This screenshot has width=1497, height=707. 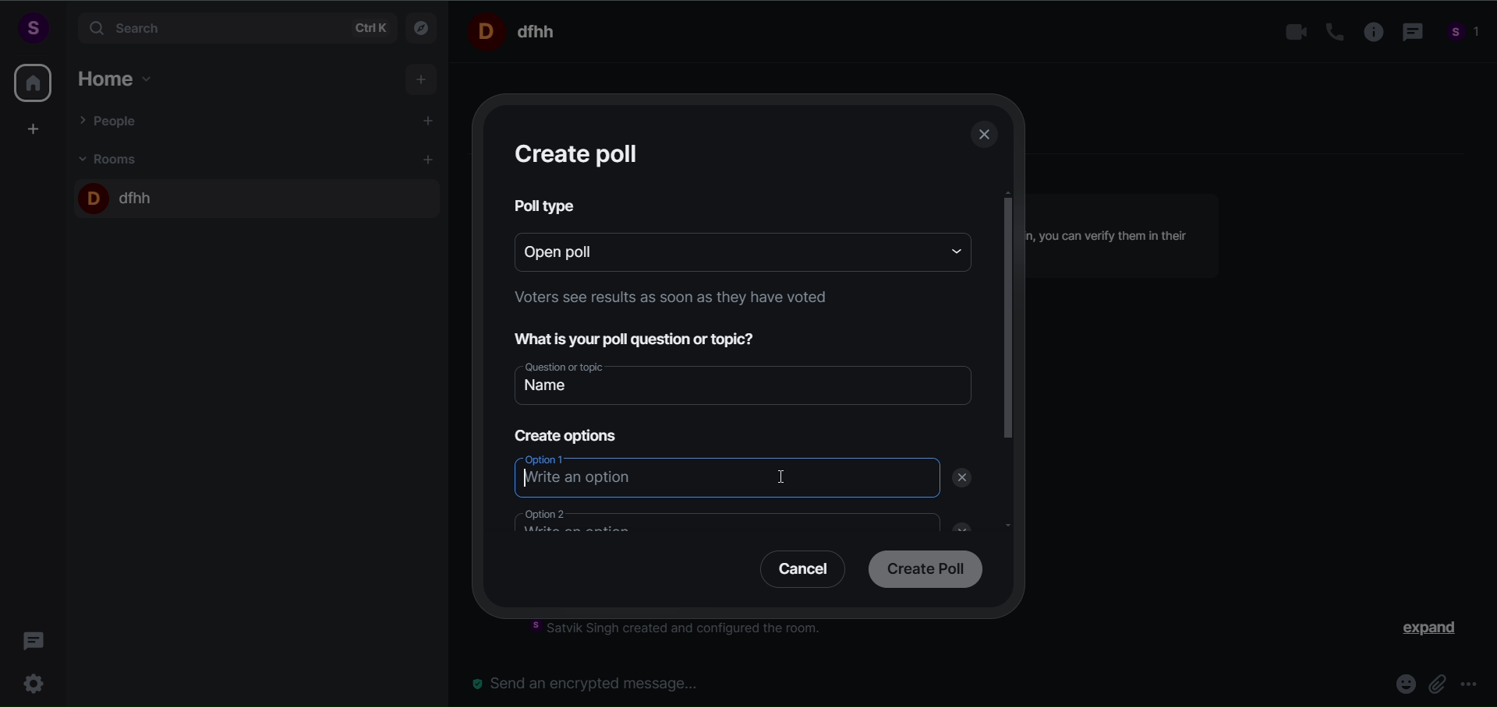 I want to click on close, so click(x=957, y=525).